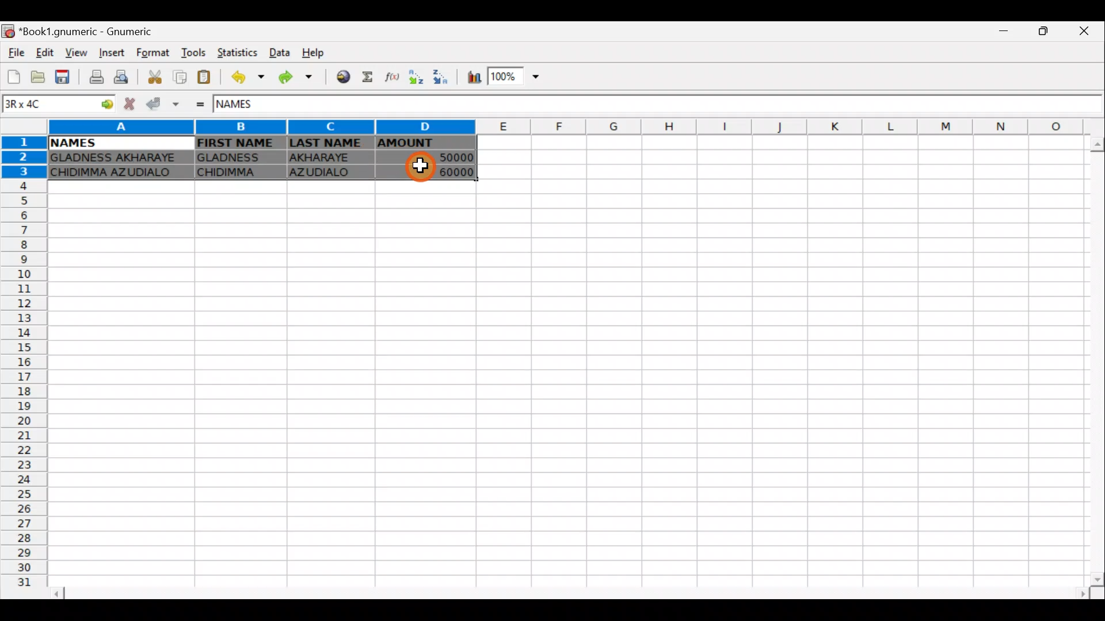  Describe the element at coordinates (326, 174) in the screenshot. I see `AZUDIALO` at that location.